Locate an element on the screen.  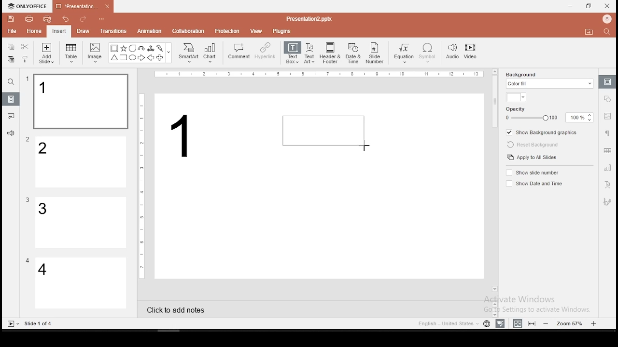
 is located at coordinates (39, 324).